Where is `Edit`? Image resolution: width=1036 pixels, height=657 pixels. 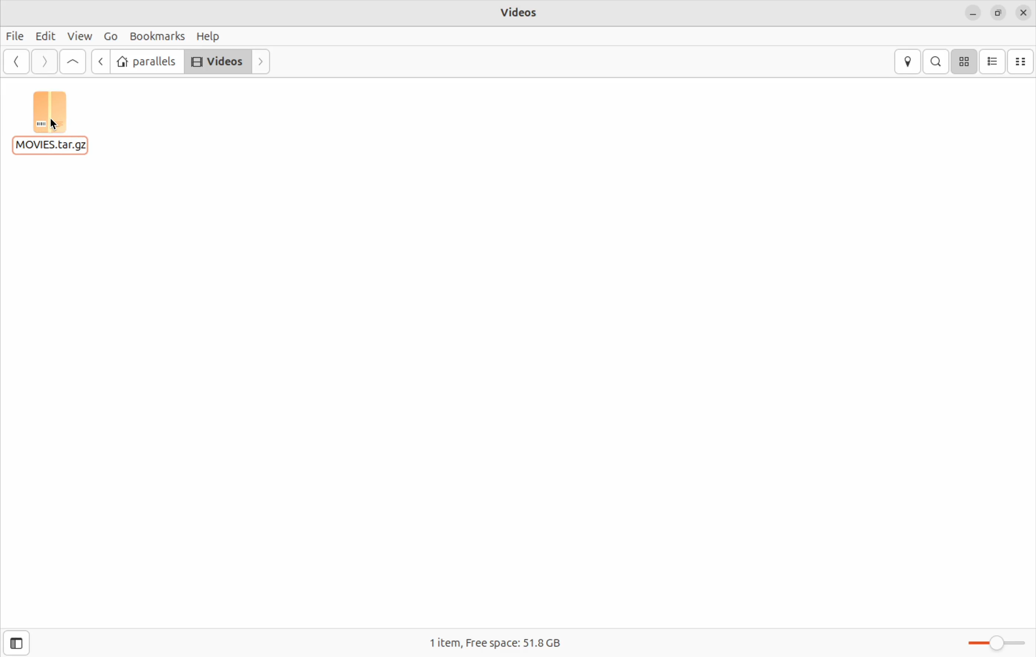 Edit is located at coordinates (43, 36).